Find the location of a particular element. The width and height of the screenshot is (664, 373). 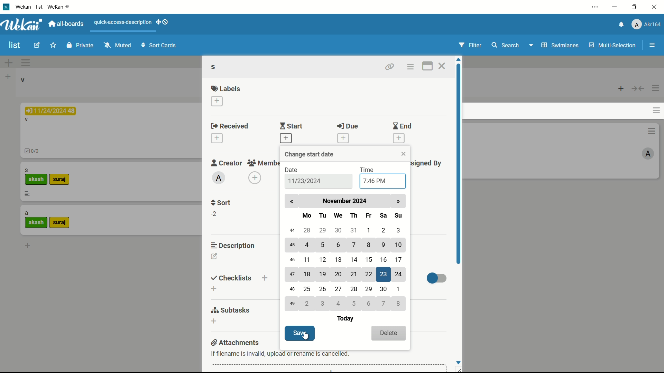

start is located at coordinates (293, 126).